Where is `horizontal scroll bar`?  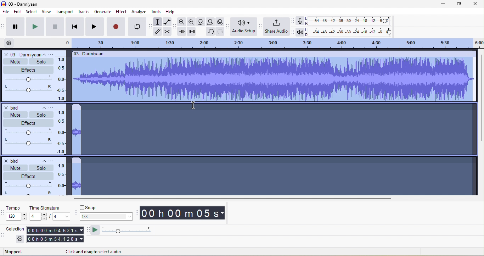 horizontal scroll bar is located at coordinates (232, 198).